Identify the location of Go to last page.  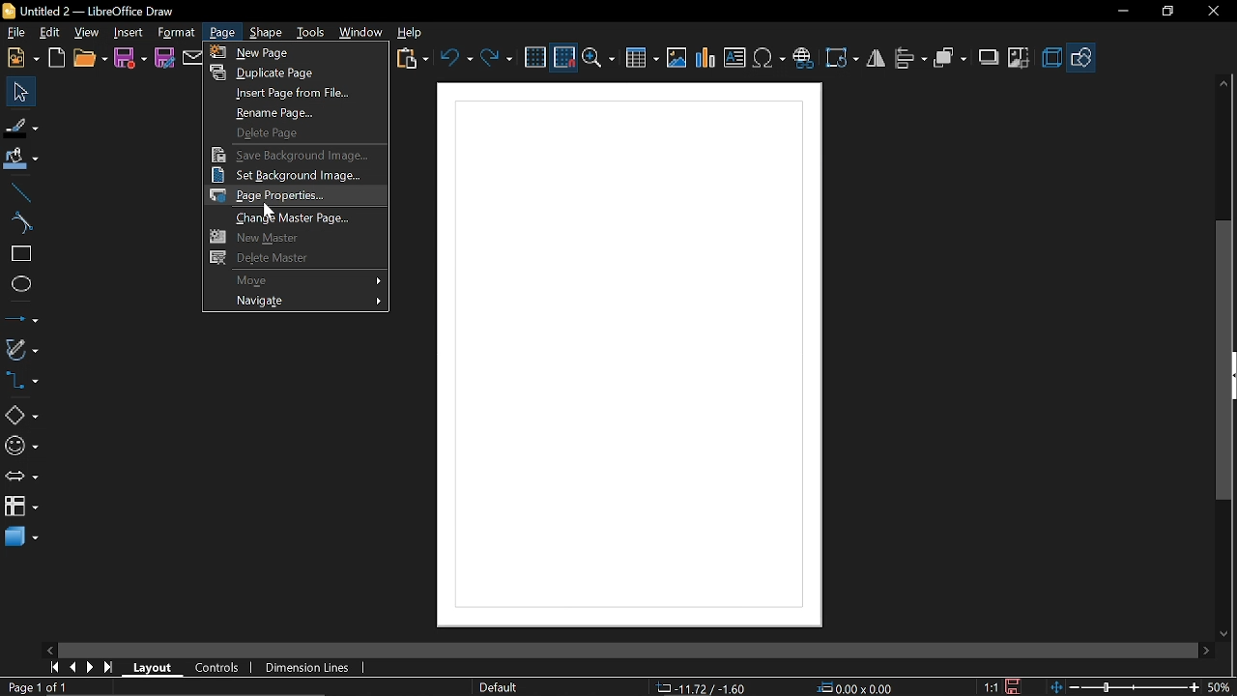
(111, 668).